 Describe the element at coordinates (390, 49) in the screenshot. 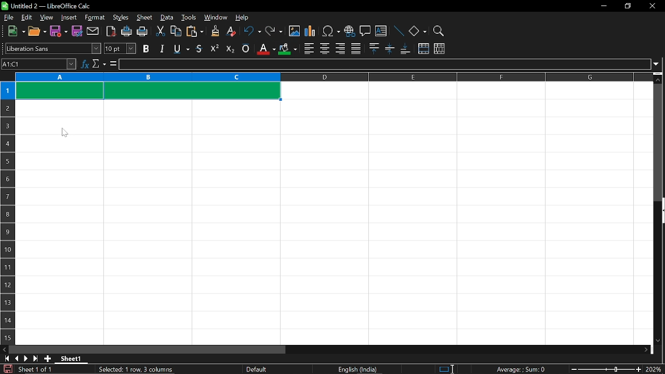

I see `center vertically` at that location.